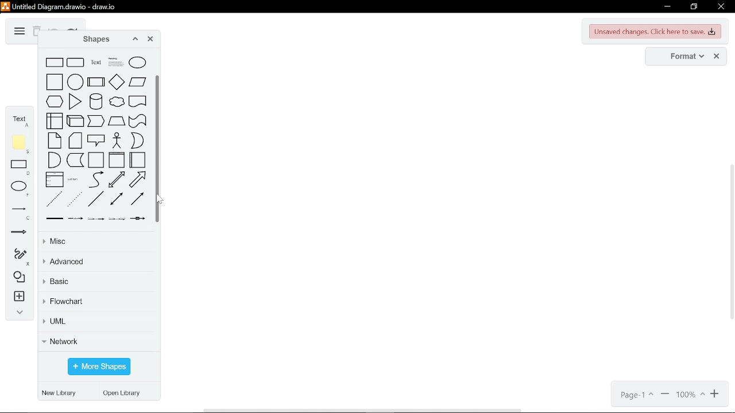 This screenshot has height=413, width=735. What do you see at coordinates (75, 81) in the screenshot?
I see `circle` at bounding box center [75, 81].